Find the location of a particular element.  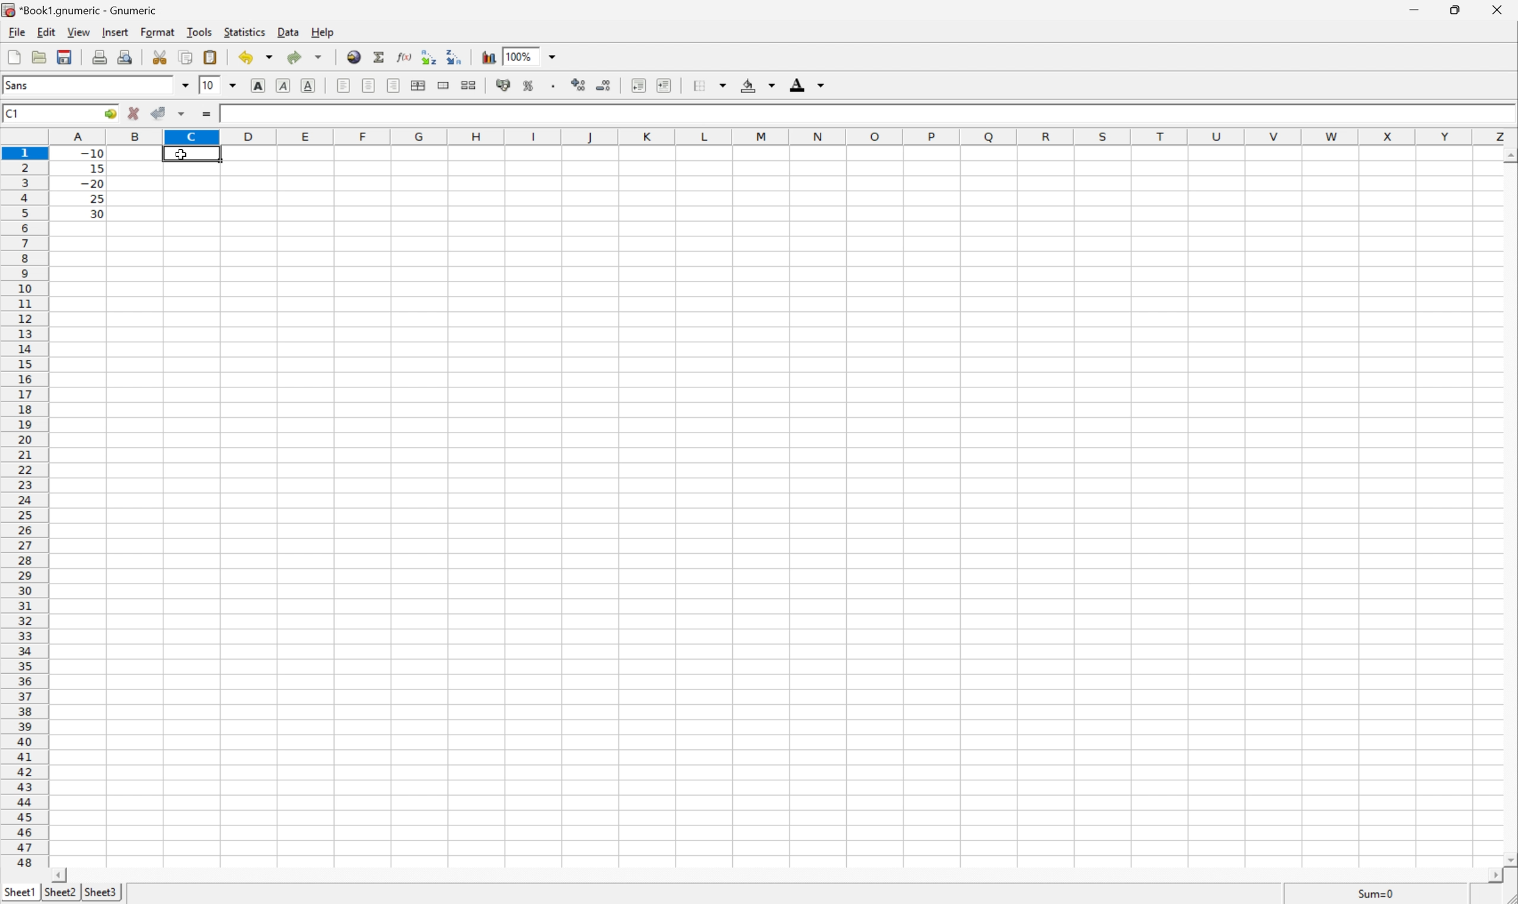

Underline  is located at coordinates (282, 86).